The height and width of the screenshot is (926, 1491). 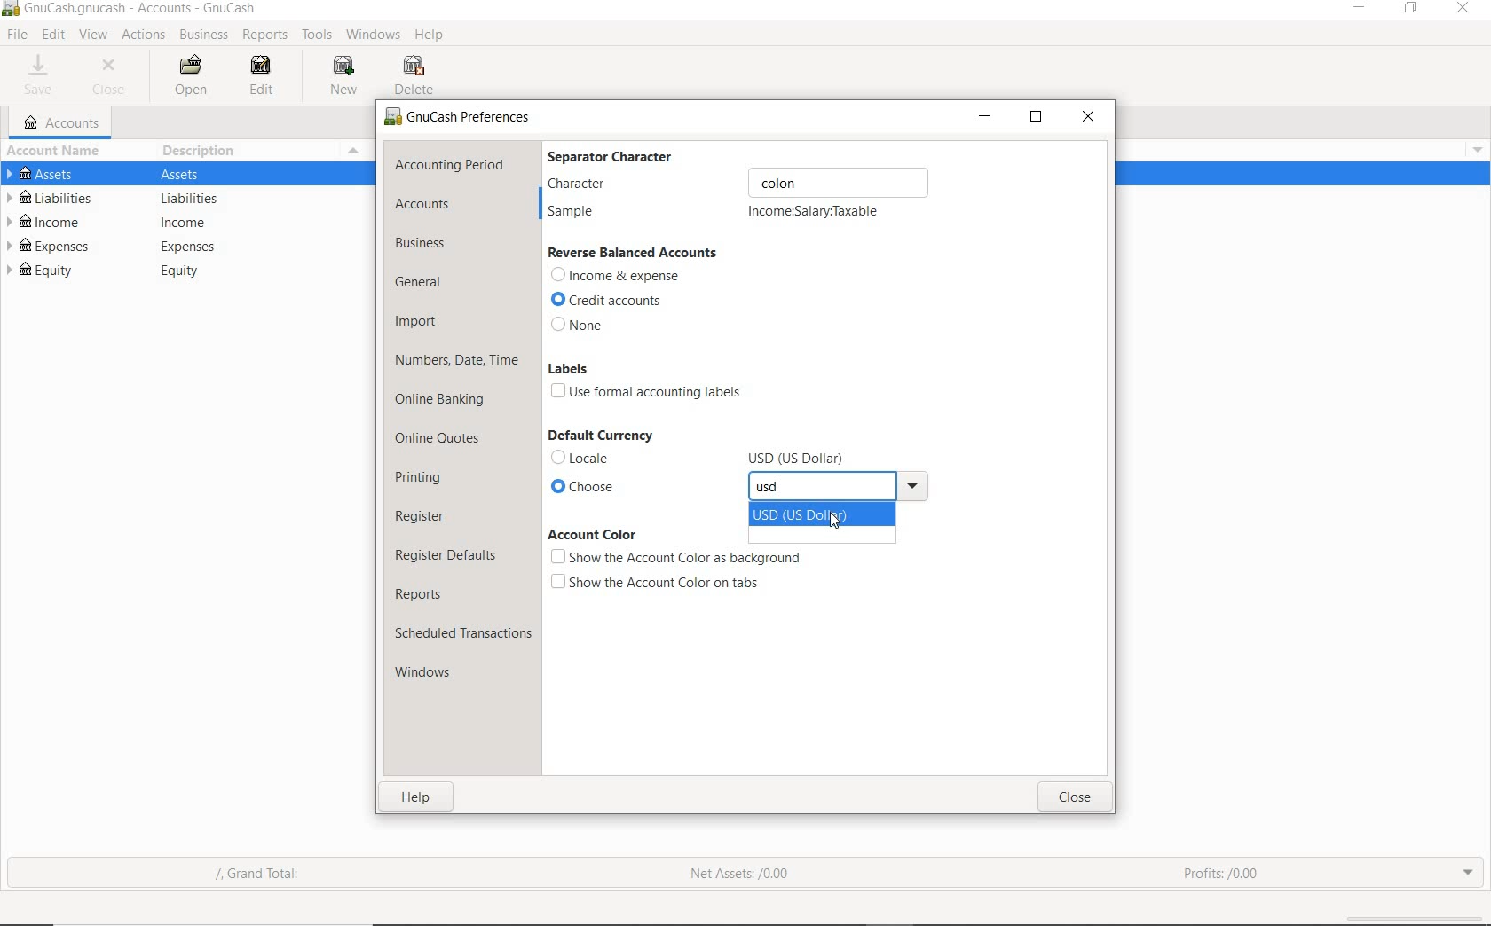 What do you see at coordinates (1090, 115) in the screenshot?
I see `close` at bounding box center [1090, 115].